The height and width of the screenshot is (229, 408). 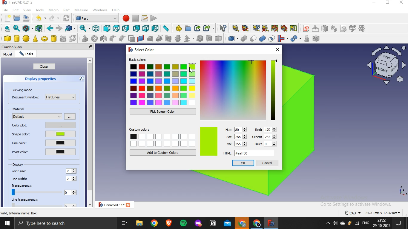 What do you see at coordinates (66, 18) in the screenshot?
I see `refresh` at bounding box center [66, 18].